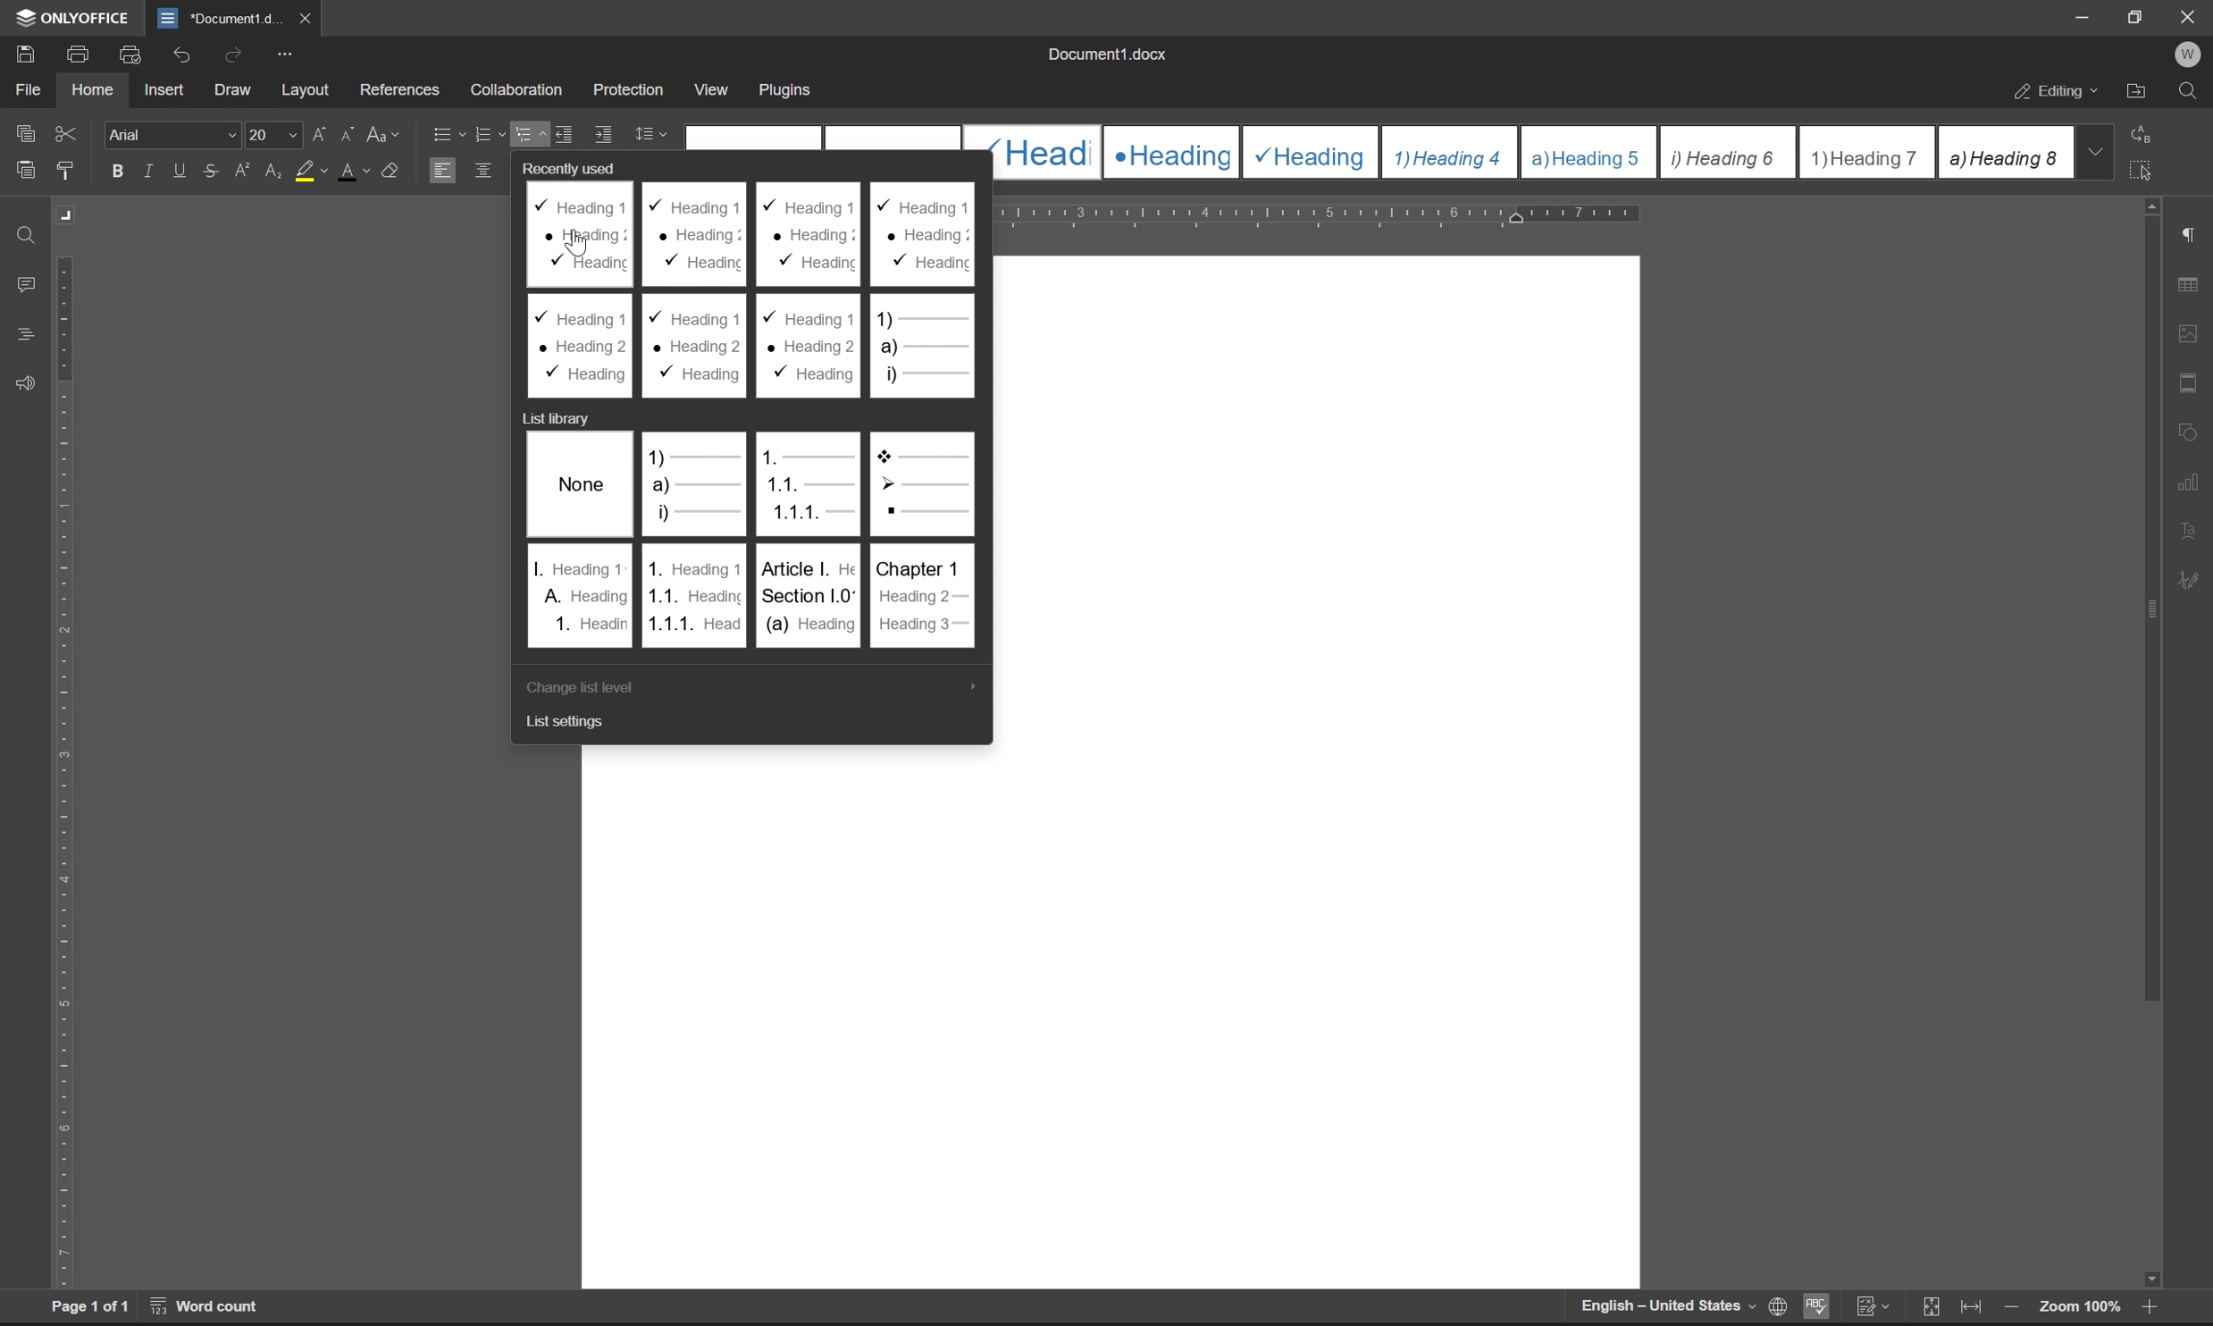 The image size is (2213, 1326). Describe the element at coordinates (310, 172) in the screenshot. I see `background color` at that location.